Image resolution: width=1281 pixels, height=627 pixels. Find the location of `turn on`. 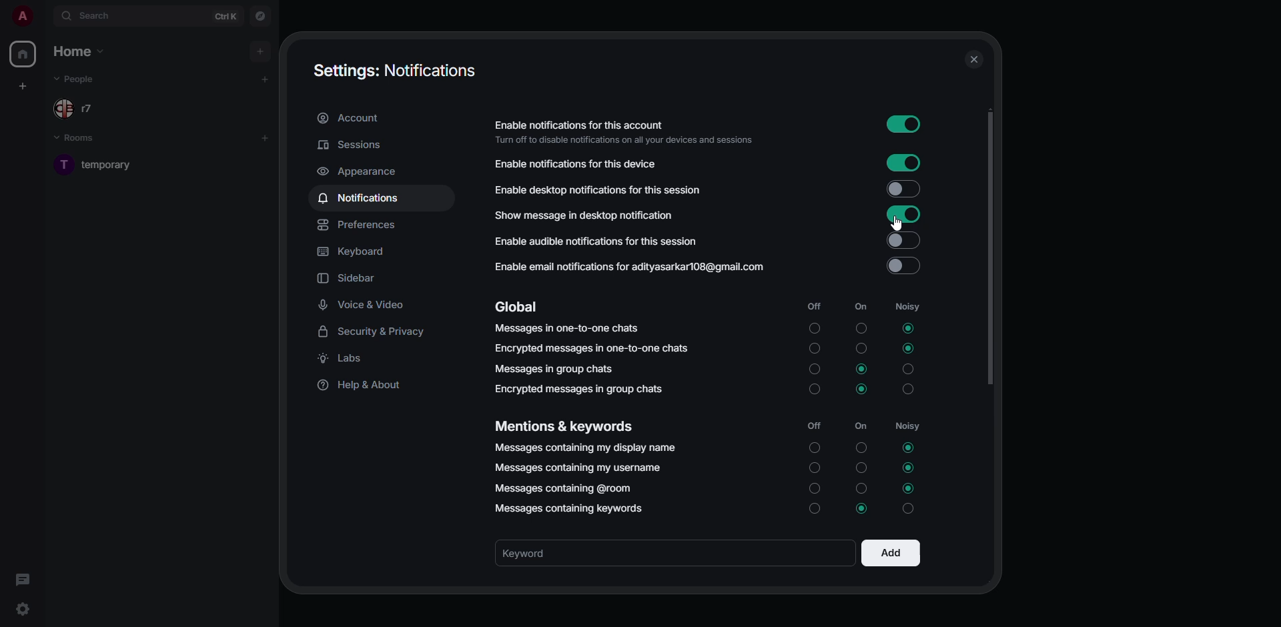

turn on is located at coordinates (813, 392).